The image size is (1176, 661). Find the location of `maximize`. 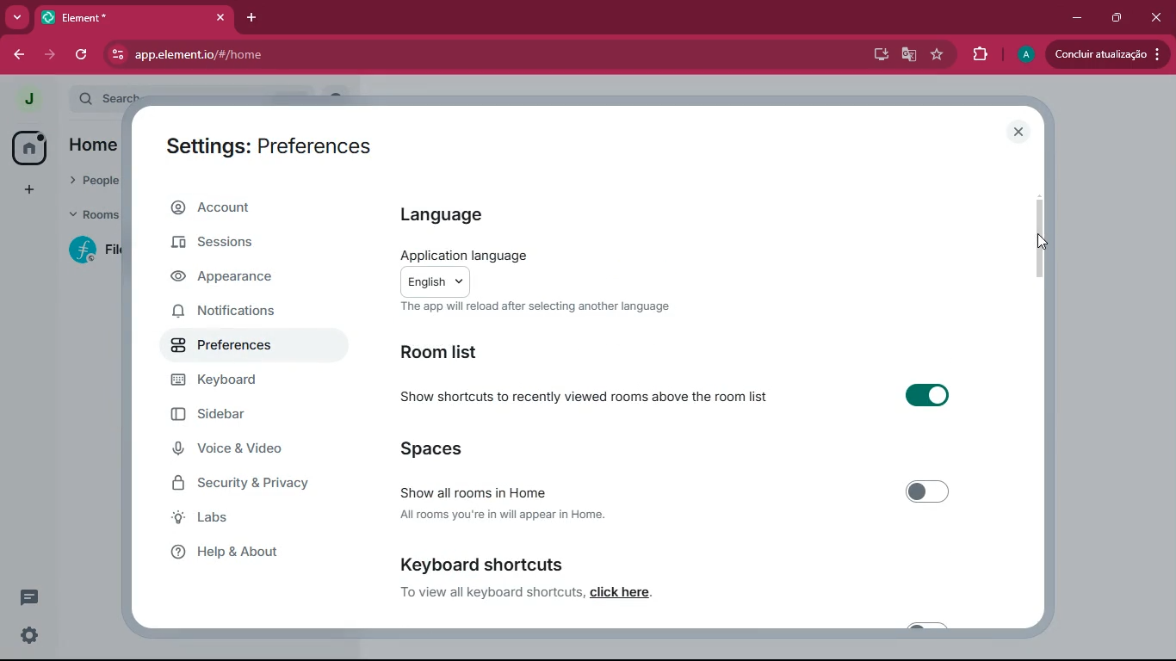

maximize is located at coordinates (1113, 18).